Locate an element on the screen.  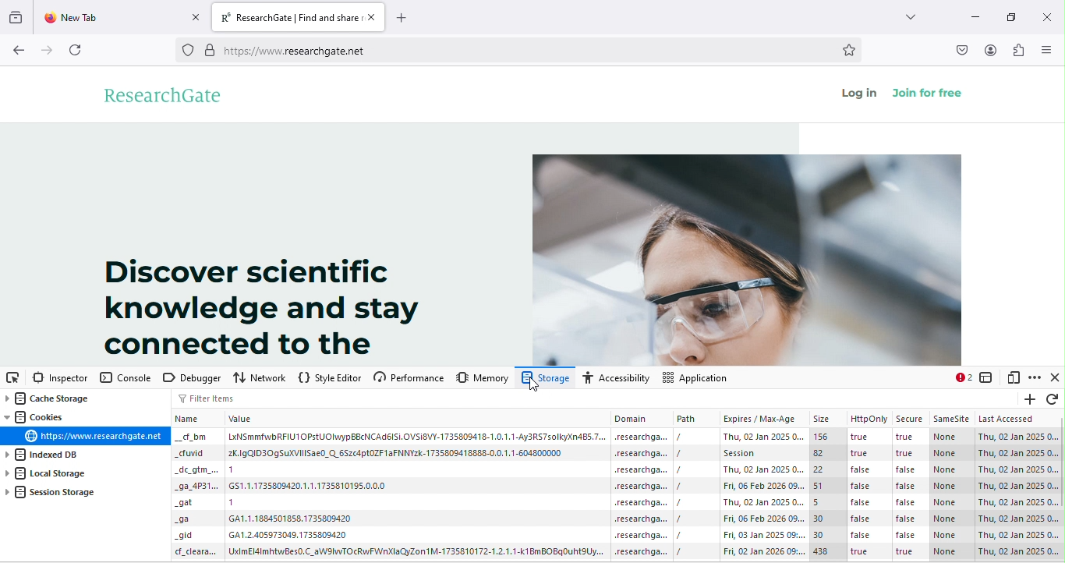
domain is located at coordinates (641, 536).